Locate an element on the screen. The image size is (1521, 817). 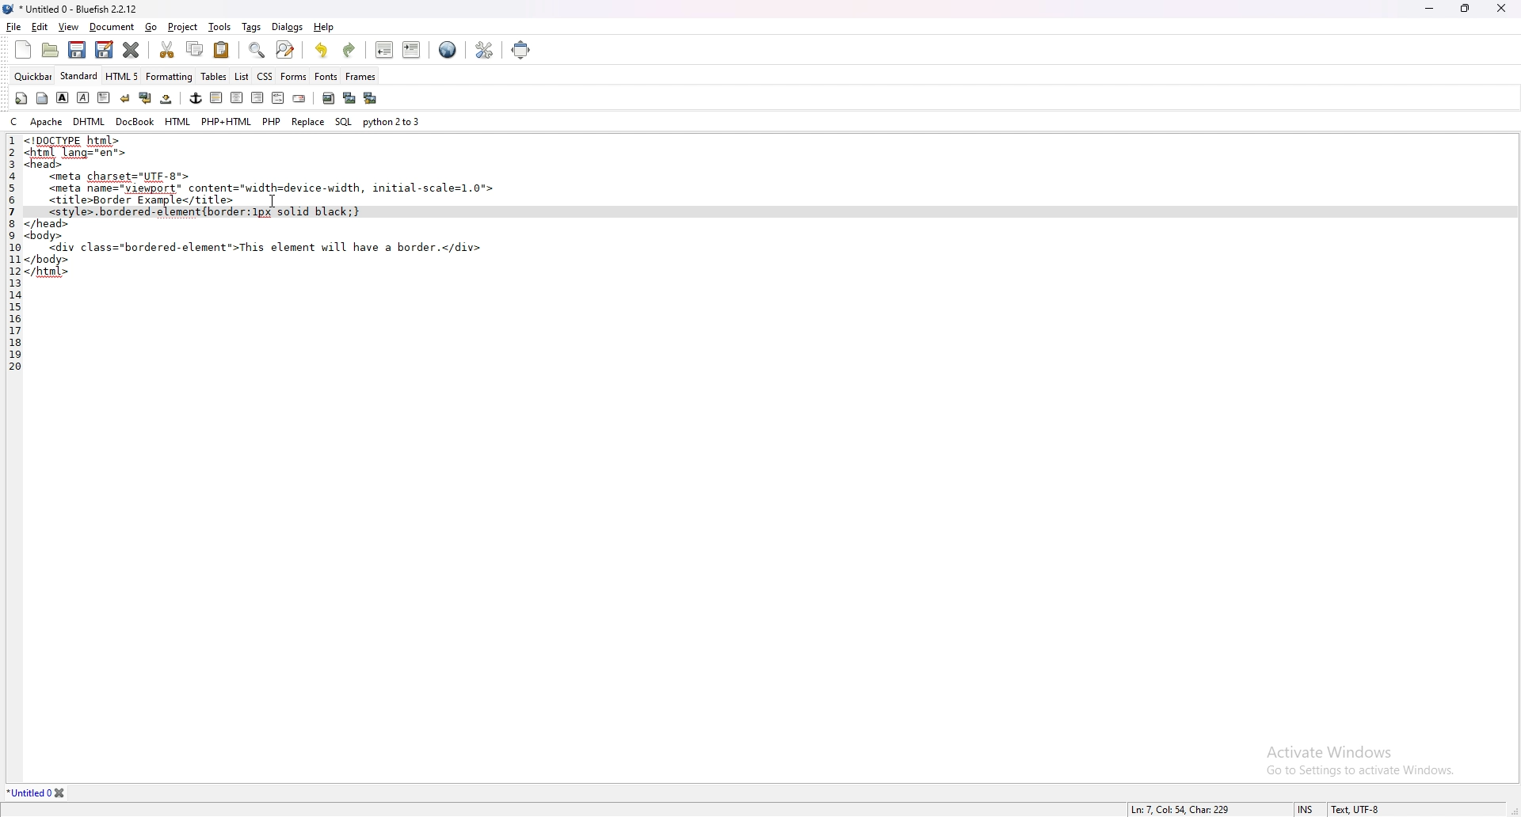
full screen is located at coordinates (521, 49).